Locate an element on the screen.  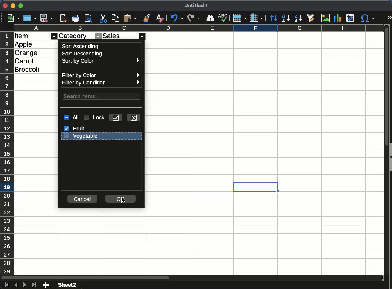
special character is located at coordinates (368, 19).